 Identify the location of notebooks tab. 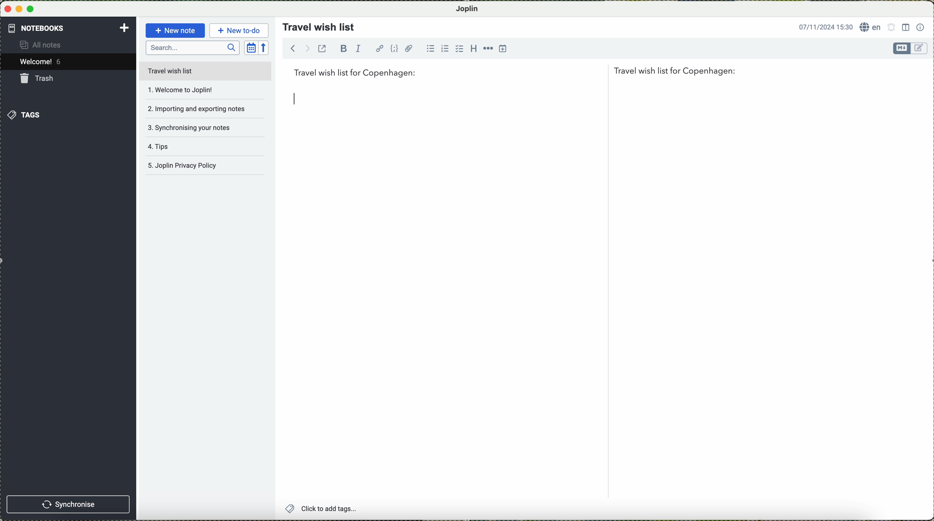
(69, 28).